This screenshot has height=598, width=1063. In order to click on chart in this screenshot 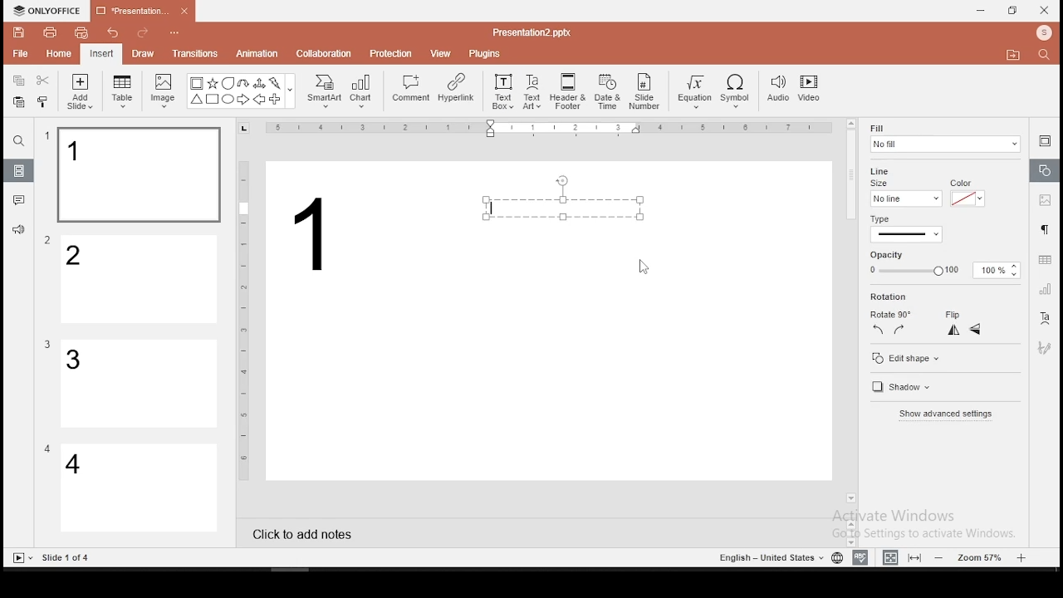, I will do `click(362, 91)`.